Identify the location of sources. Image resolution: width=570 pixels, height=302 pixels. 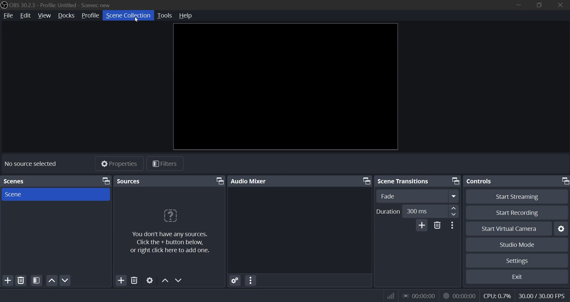
(130, 181).